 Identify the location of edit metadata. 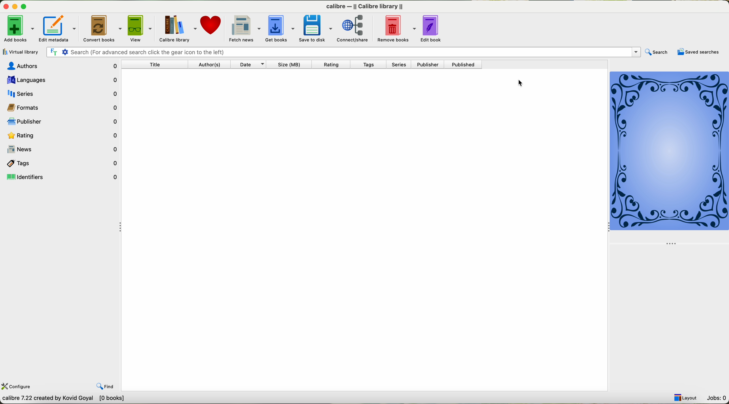
(58, 28).